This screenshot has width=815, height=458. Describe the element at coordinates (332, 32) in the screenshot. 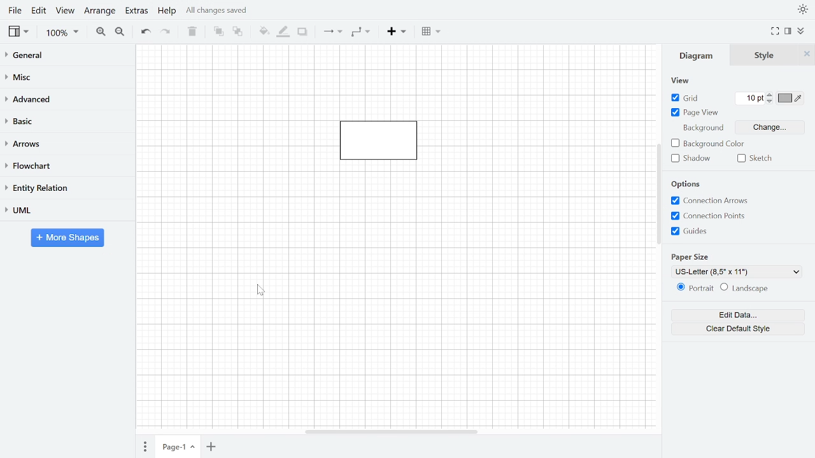

I see `Connection` at that location.